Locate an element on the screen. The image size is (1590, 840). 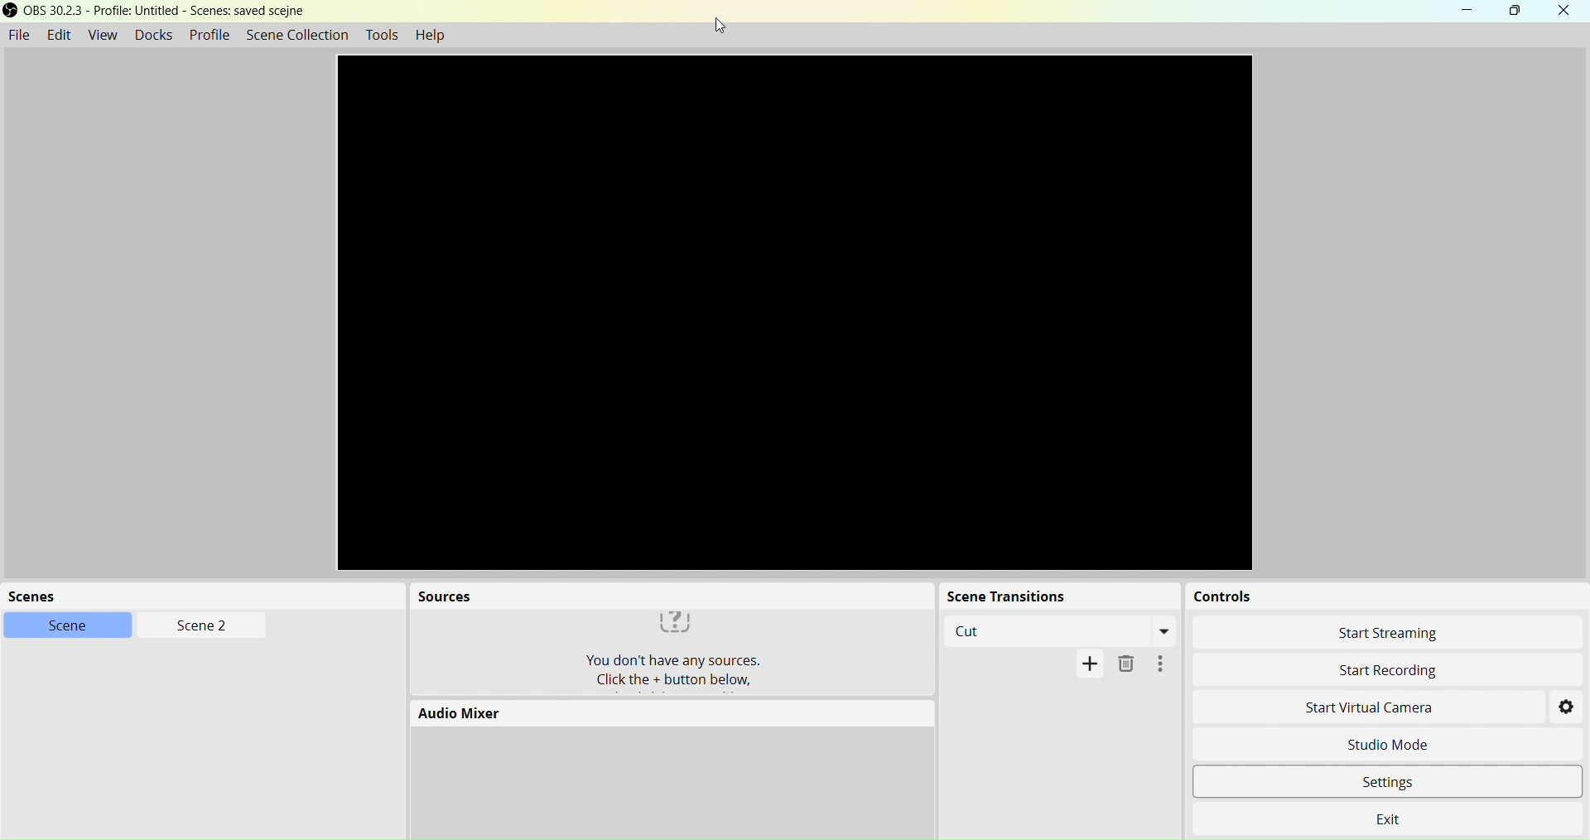
cursor is located at coordinates (722, 26).